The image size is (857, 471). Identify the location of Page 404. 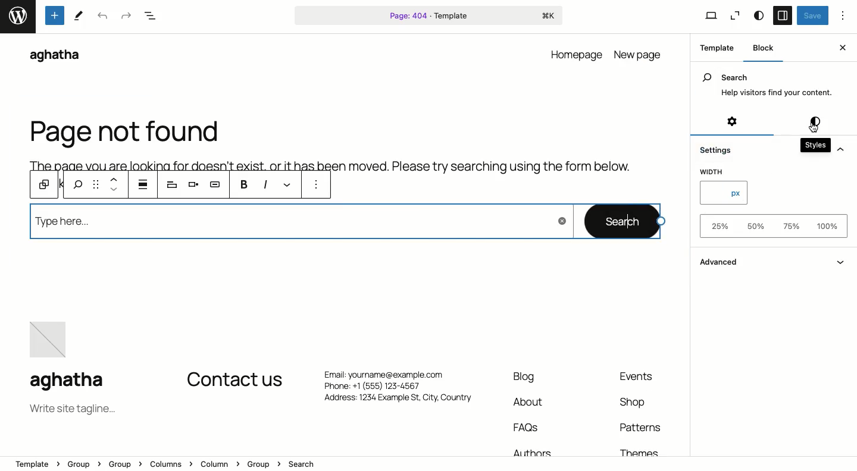
(430, 15).